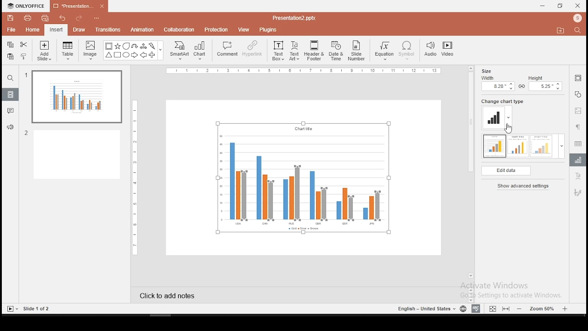 The image size is (588, 331). I want to click on slide 1, so click(75, 97).